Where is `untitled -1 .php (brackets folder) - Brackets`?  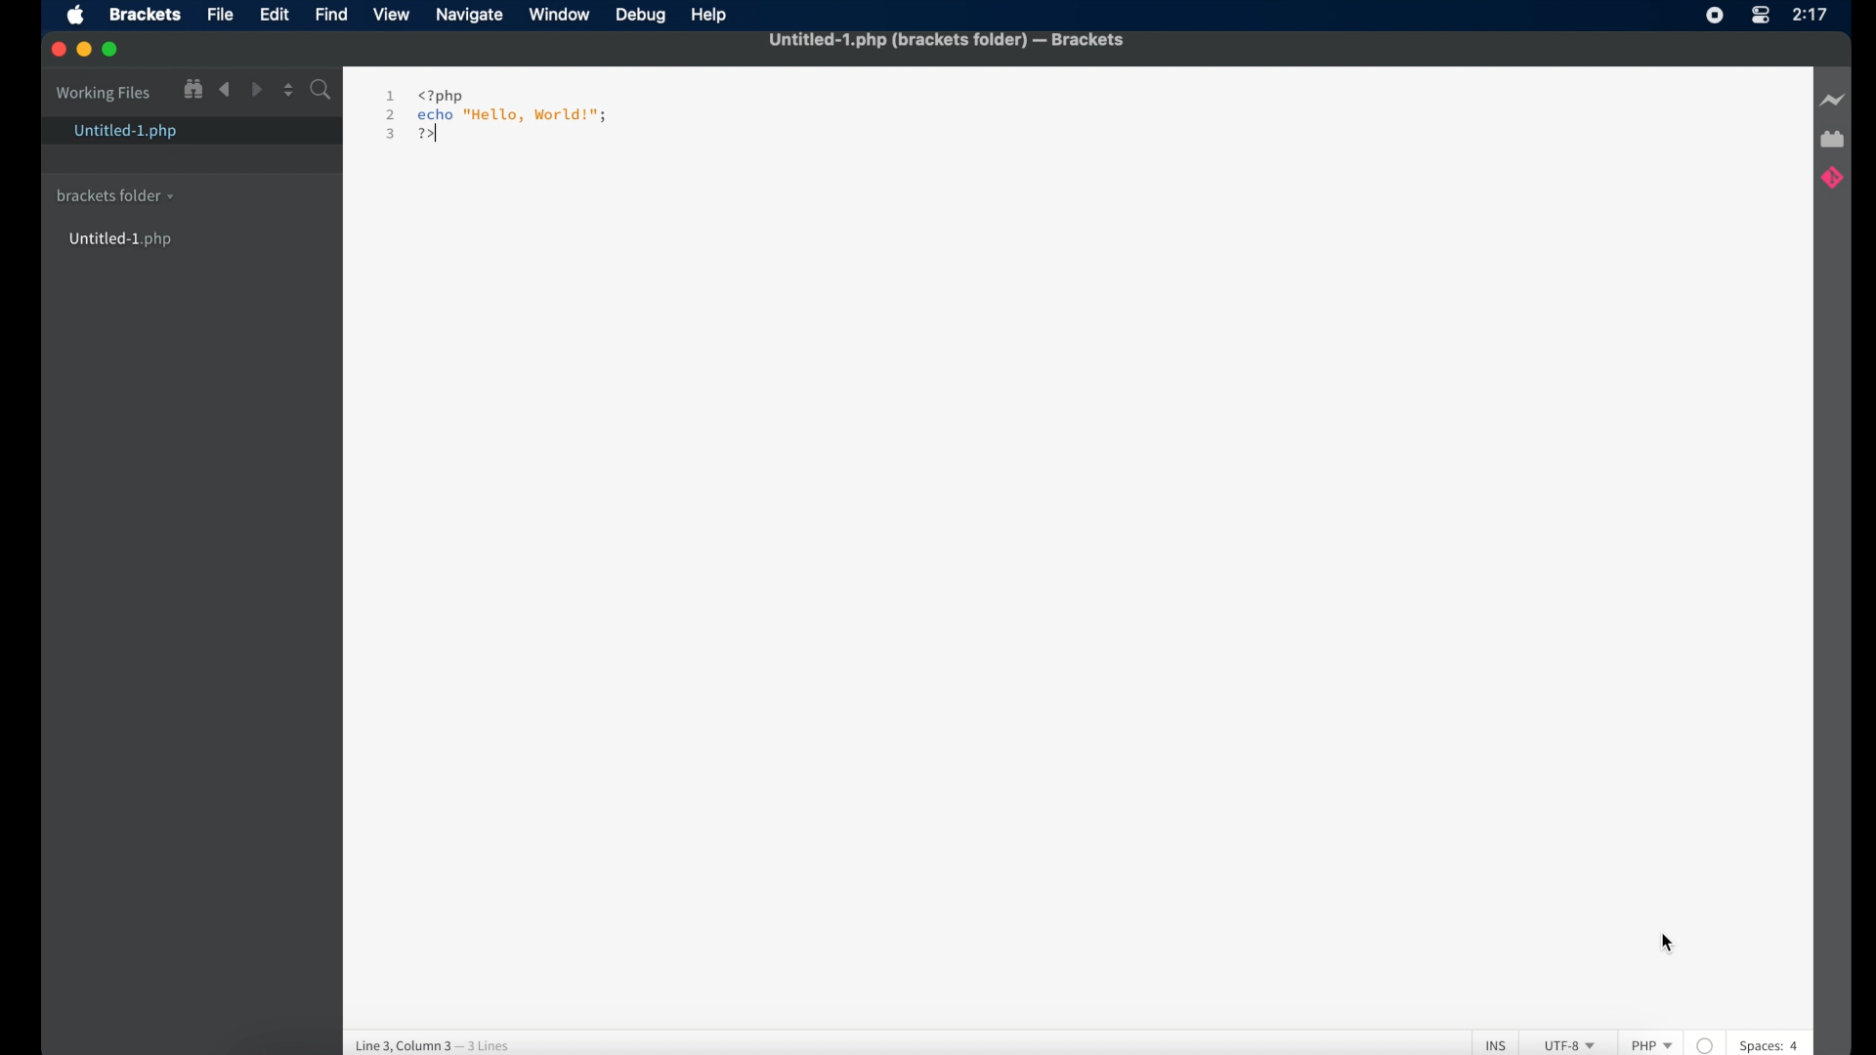 untitled -1 .php (brackets folder) - Brackets is located at coordinates (949, 39).